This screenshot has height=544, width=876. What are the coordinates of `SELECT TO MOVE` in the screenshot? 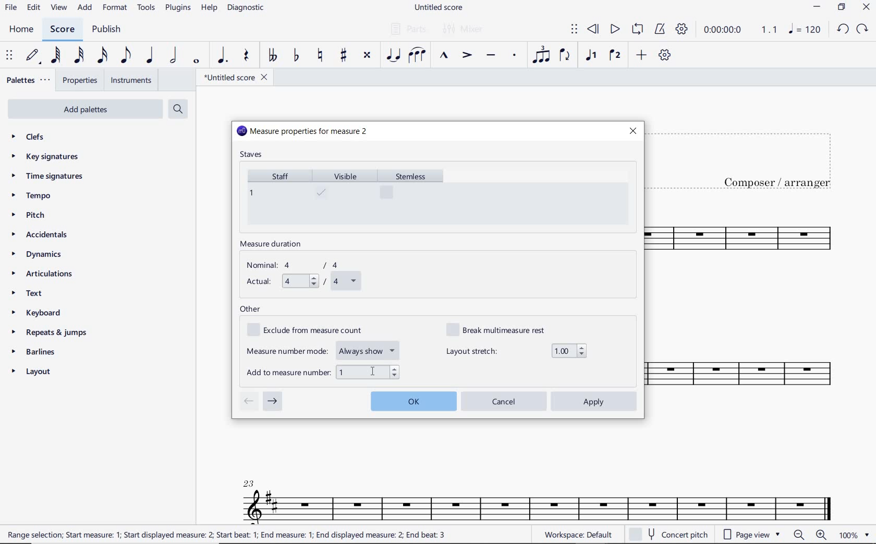 It's located at (574, 30).